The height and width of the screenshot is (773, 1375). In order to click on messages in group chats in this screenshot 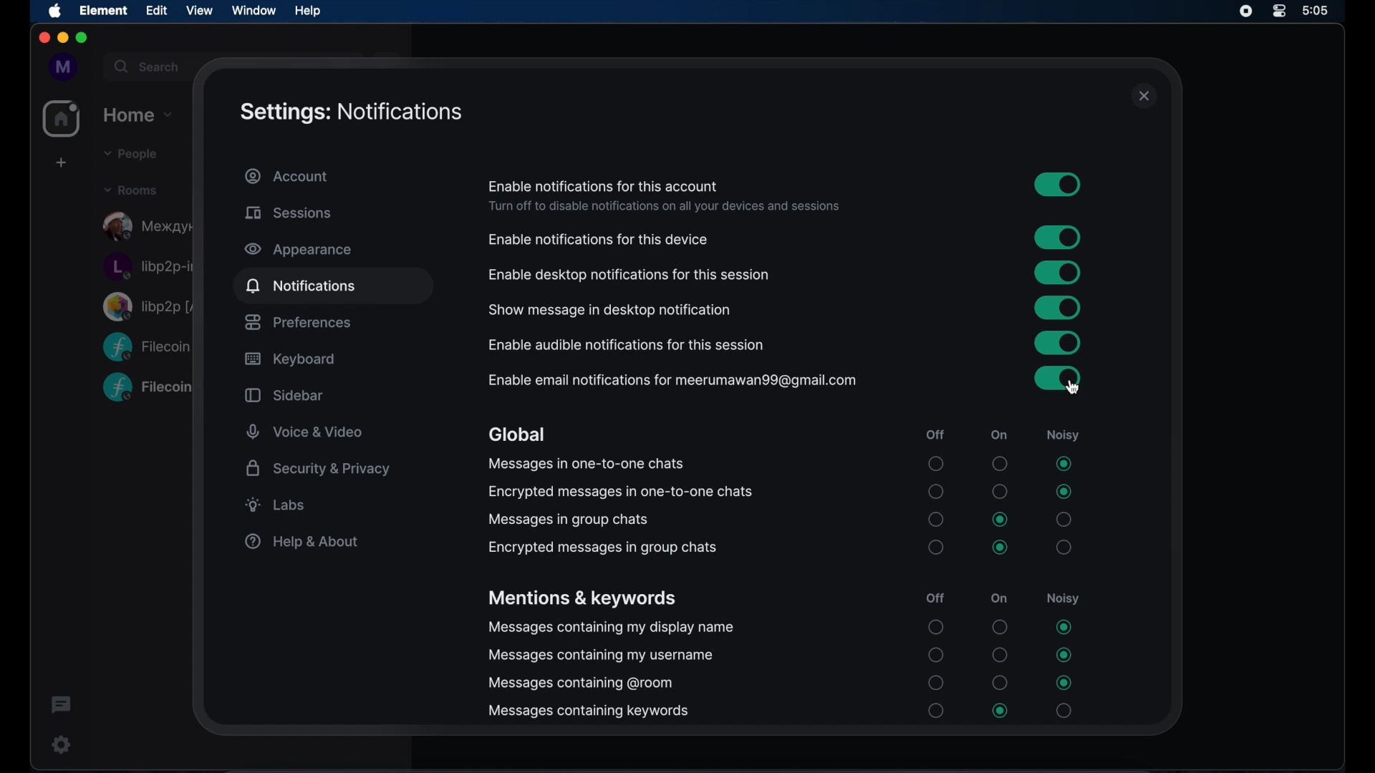, I will do `click(566, 520)`.